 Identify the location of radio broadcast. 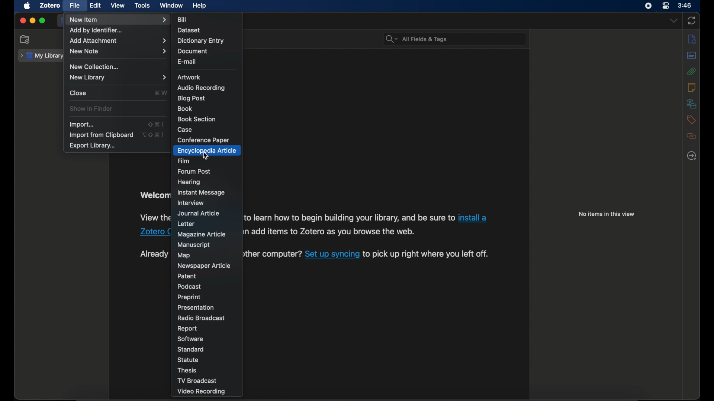
(203, 318).